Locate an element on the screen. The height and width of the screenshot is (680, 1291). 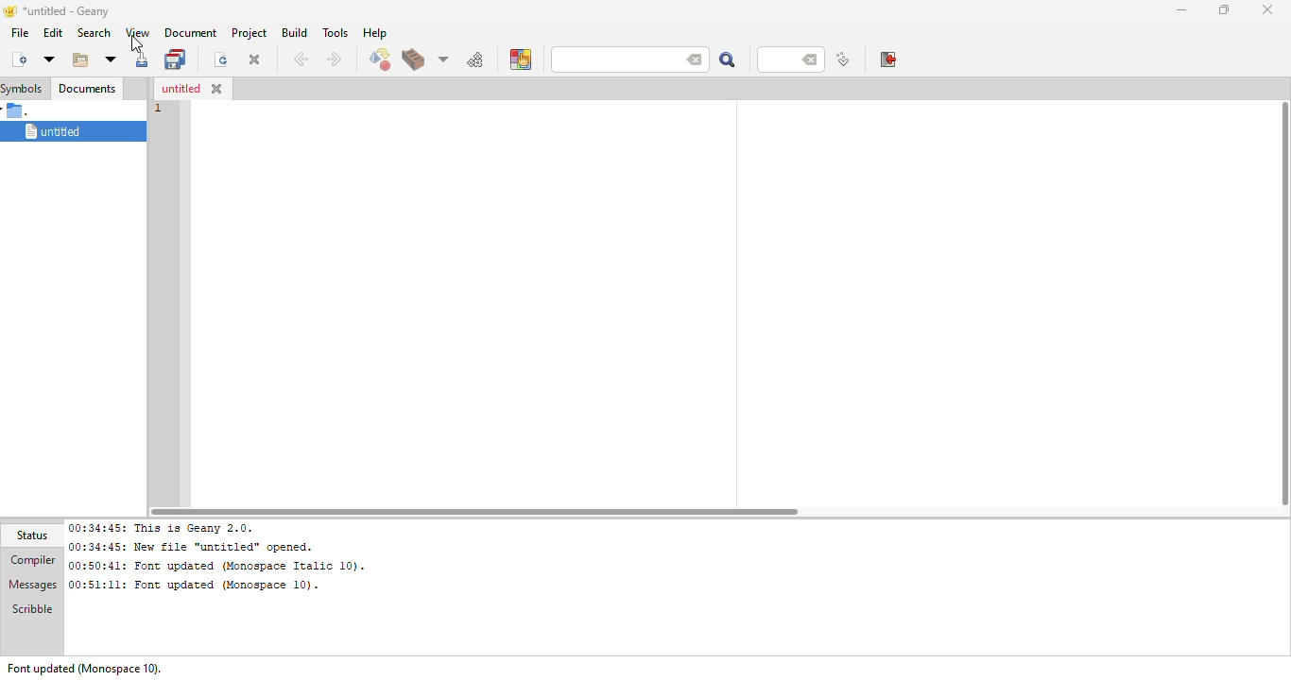
*untitled - geany is located at coordinates (76, 11).